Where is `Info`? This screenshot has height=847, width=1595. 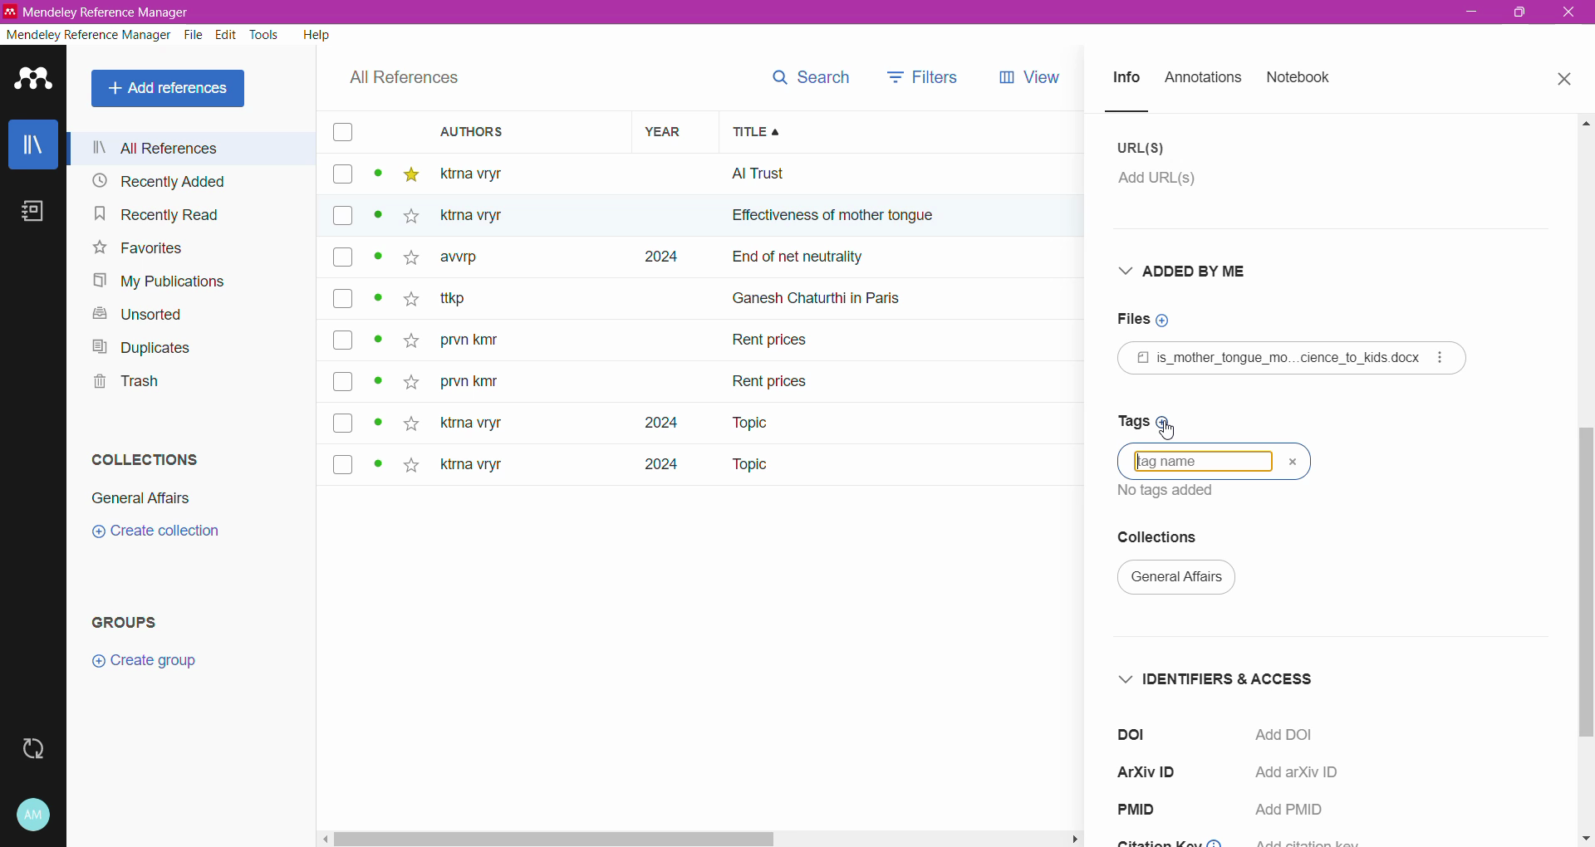
Info is located at coordinates (1125, 79).